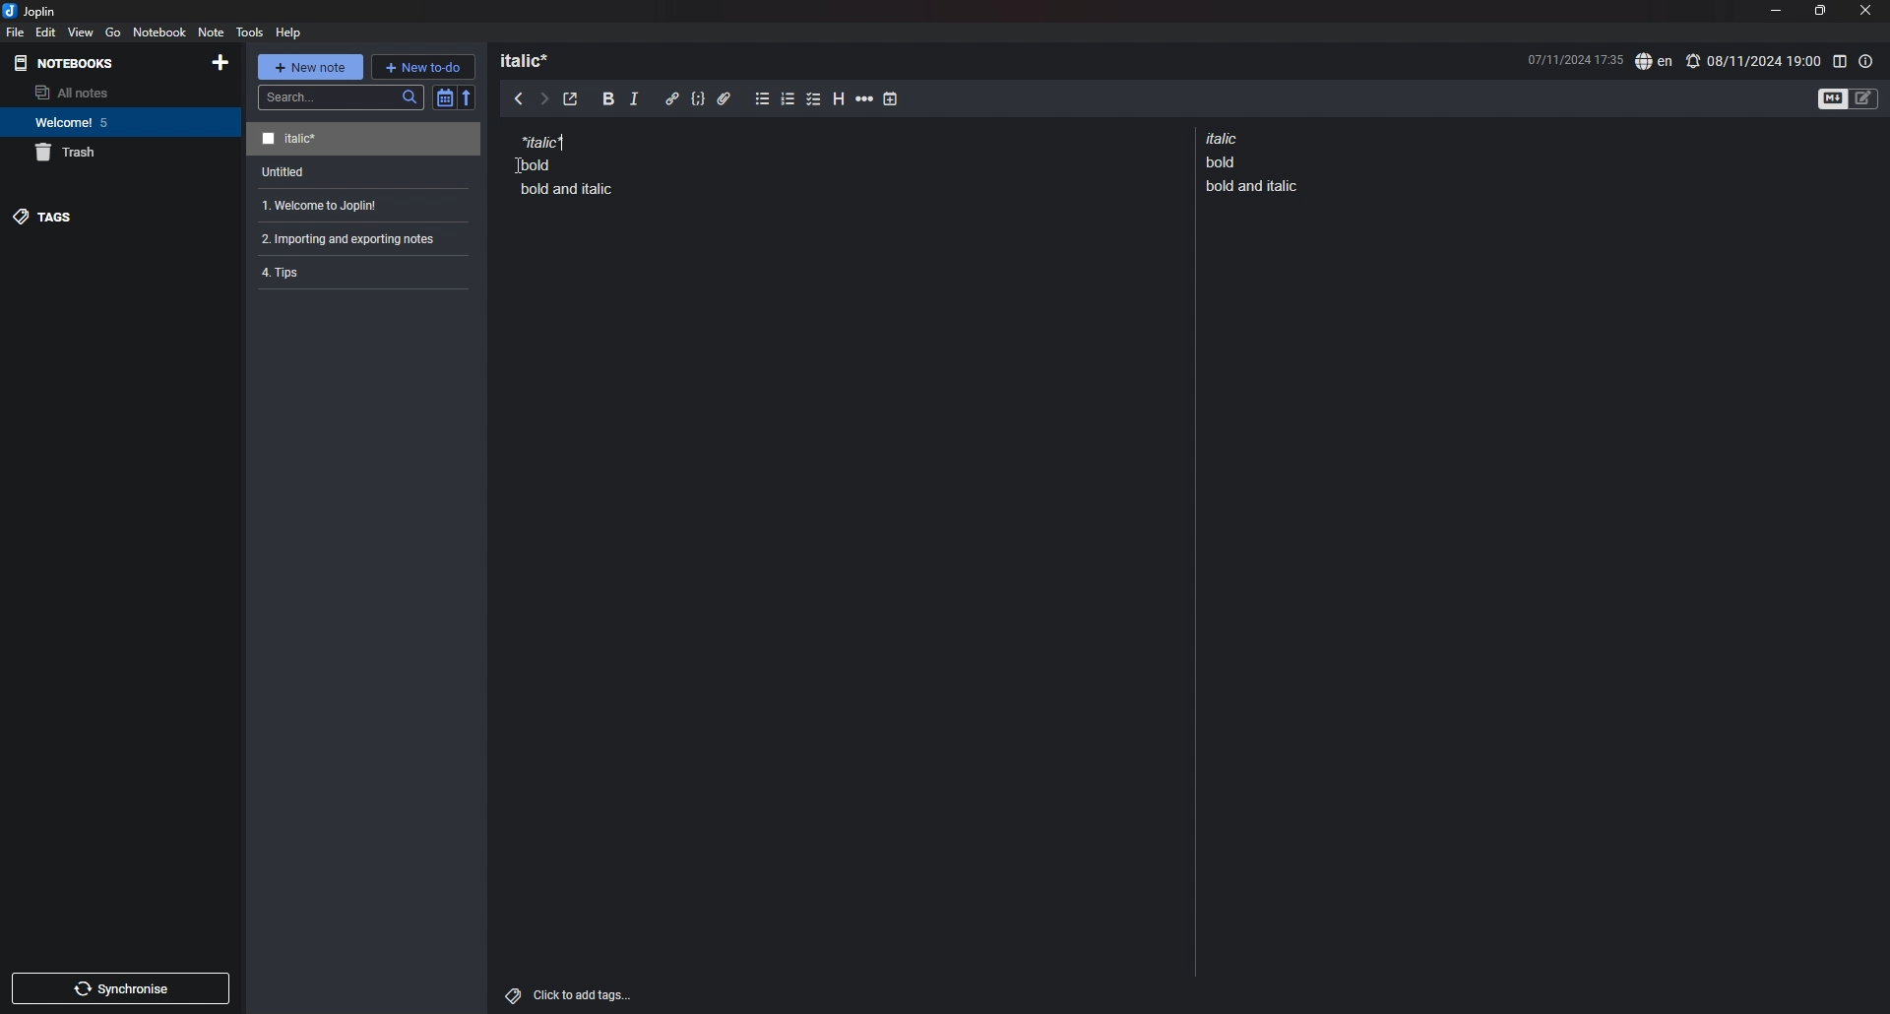  What do you see at coordinates (608, 99) in the screenshot?
I see `bold` at bounding box center [608, 99].